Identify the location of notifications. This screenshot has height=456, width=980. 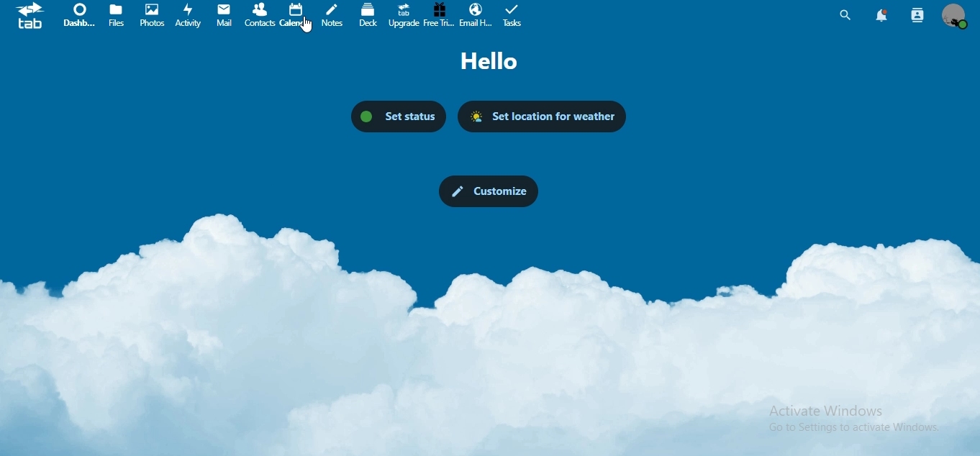
(879, 15).